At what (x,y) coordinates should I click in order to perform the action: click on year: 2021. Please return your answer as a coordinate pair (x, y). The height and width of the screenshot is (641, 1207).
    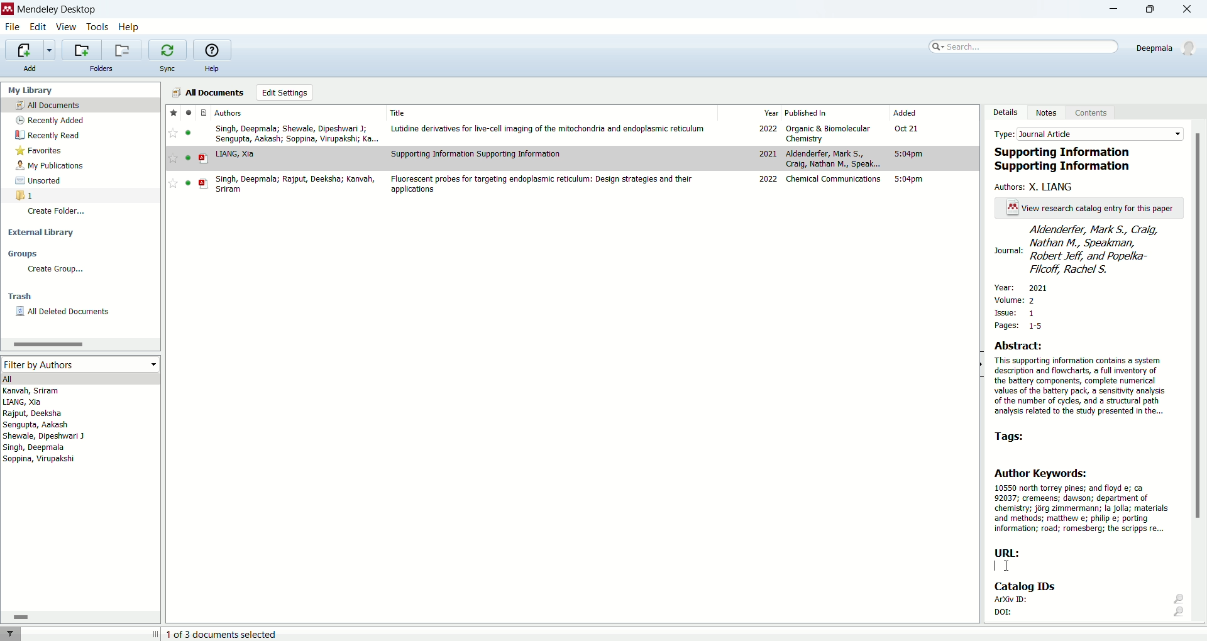
    Looking at the image, I should click on (1028, 287).